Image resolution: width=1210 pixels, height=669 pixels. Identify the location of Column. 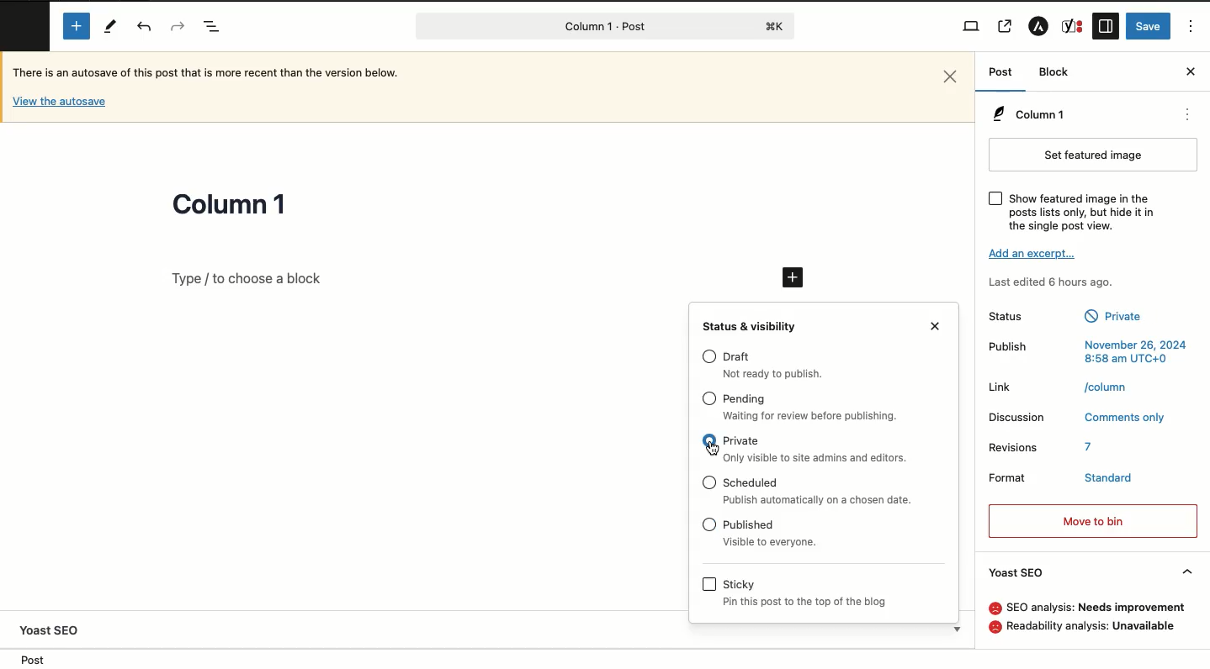
(1027, 115).